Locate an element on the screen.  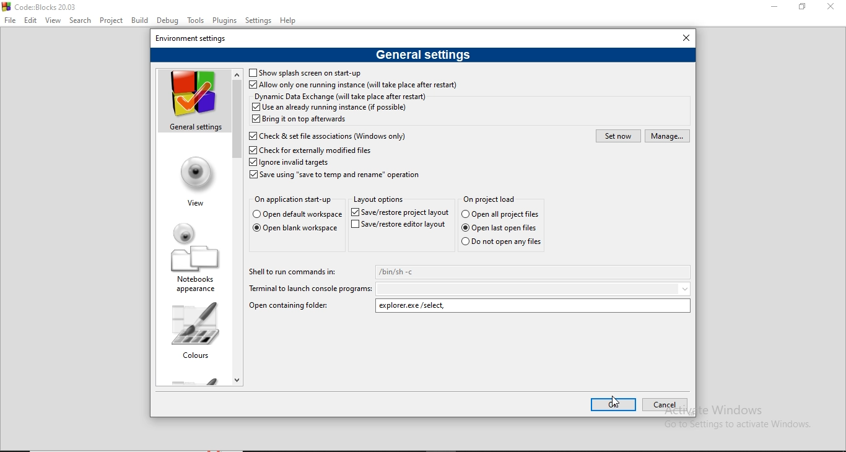
Open default workspace is located at coordinates (298, 215).